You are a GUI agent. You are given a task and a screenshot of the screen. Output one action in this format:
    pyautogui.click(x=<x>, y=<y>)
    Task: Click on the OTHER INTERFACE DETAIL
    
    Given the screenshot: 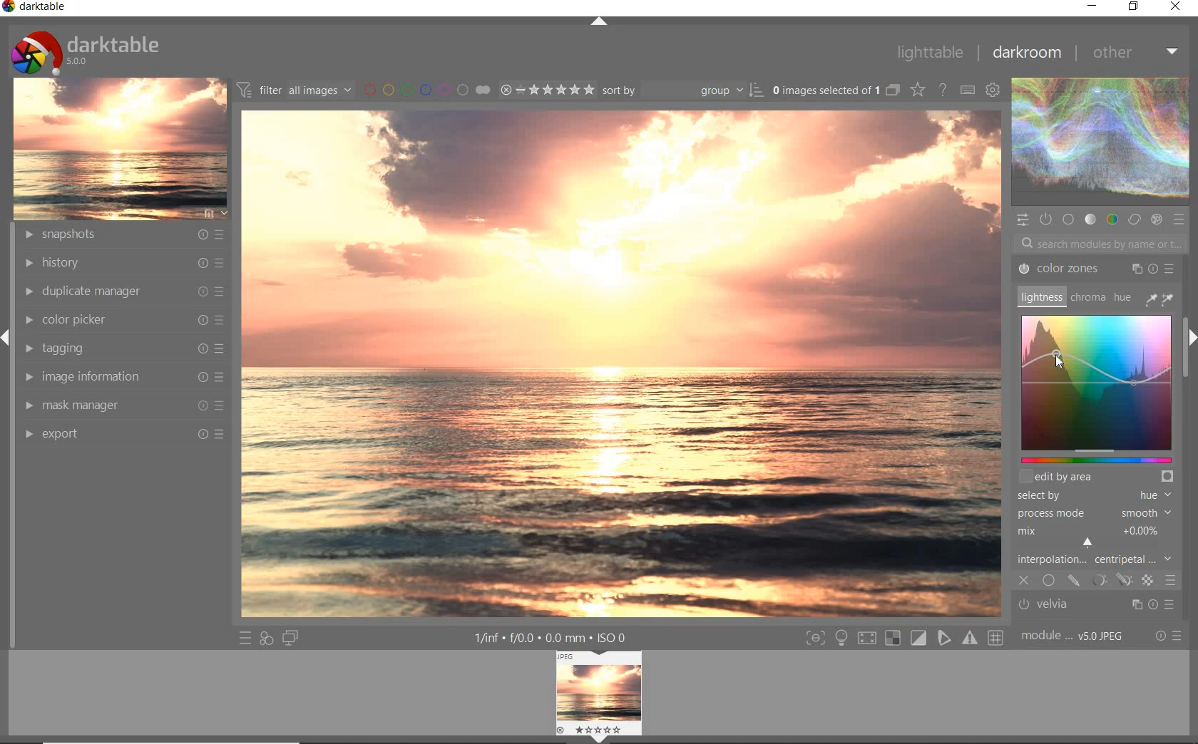 What is the action you would take?
    pyautogui.click(x=553, y=638)
    